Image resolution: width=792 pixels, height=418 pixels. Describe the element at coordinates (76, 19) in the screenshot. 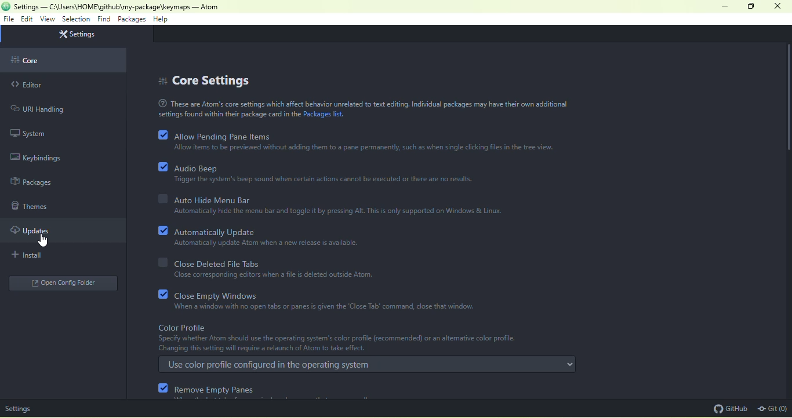

I see `selection` at that location.